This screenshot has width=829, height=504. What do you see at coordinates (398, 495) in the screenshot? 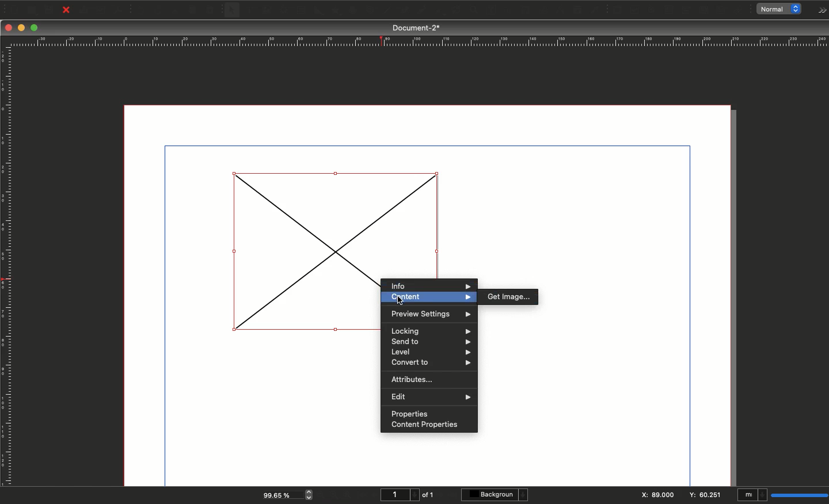
I see `1` at bounding box center [398, 495].